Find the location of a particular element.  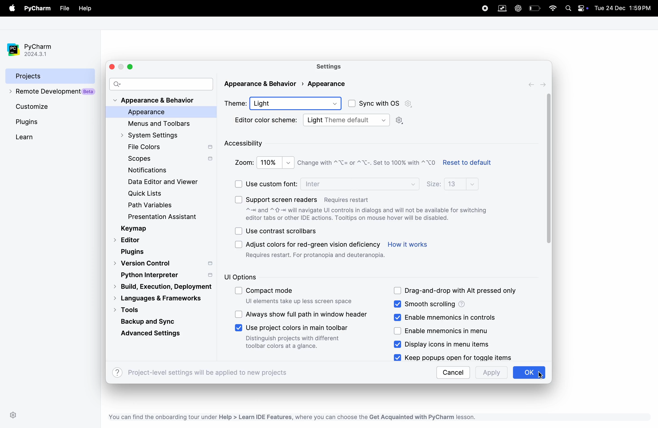

search is located at coordinates (161, 85).